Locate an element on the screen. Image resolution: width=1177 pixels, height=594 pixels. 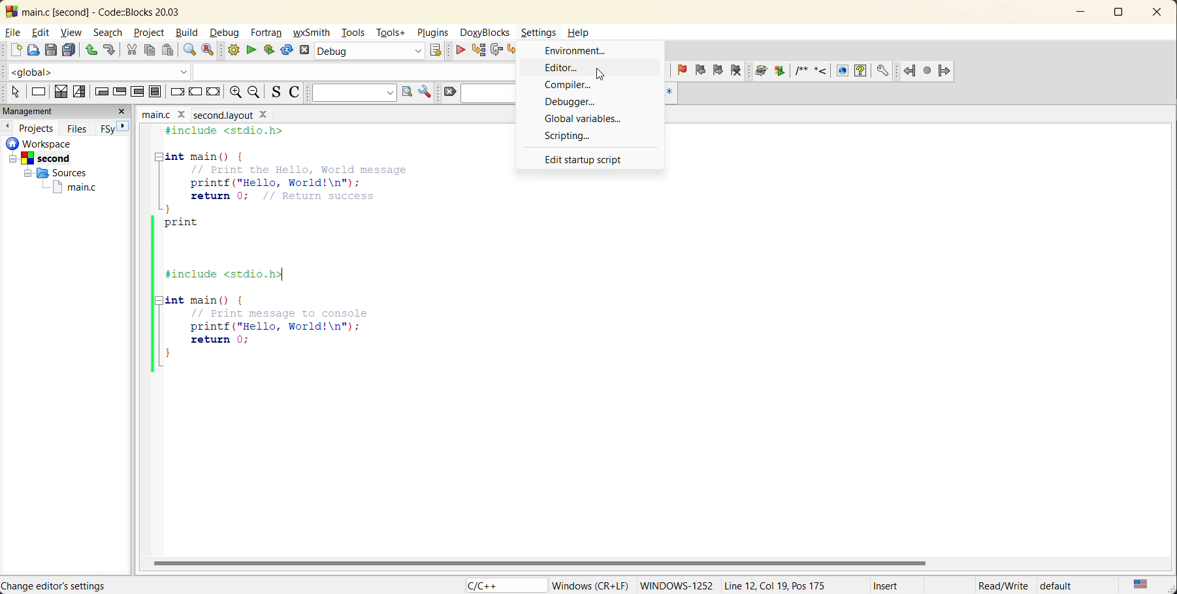
editor is located at coordinates (566, 68).